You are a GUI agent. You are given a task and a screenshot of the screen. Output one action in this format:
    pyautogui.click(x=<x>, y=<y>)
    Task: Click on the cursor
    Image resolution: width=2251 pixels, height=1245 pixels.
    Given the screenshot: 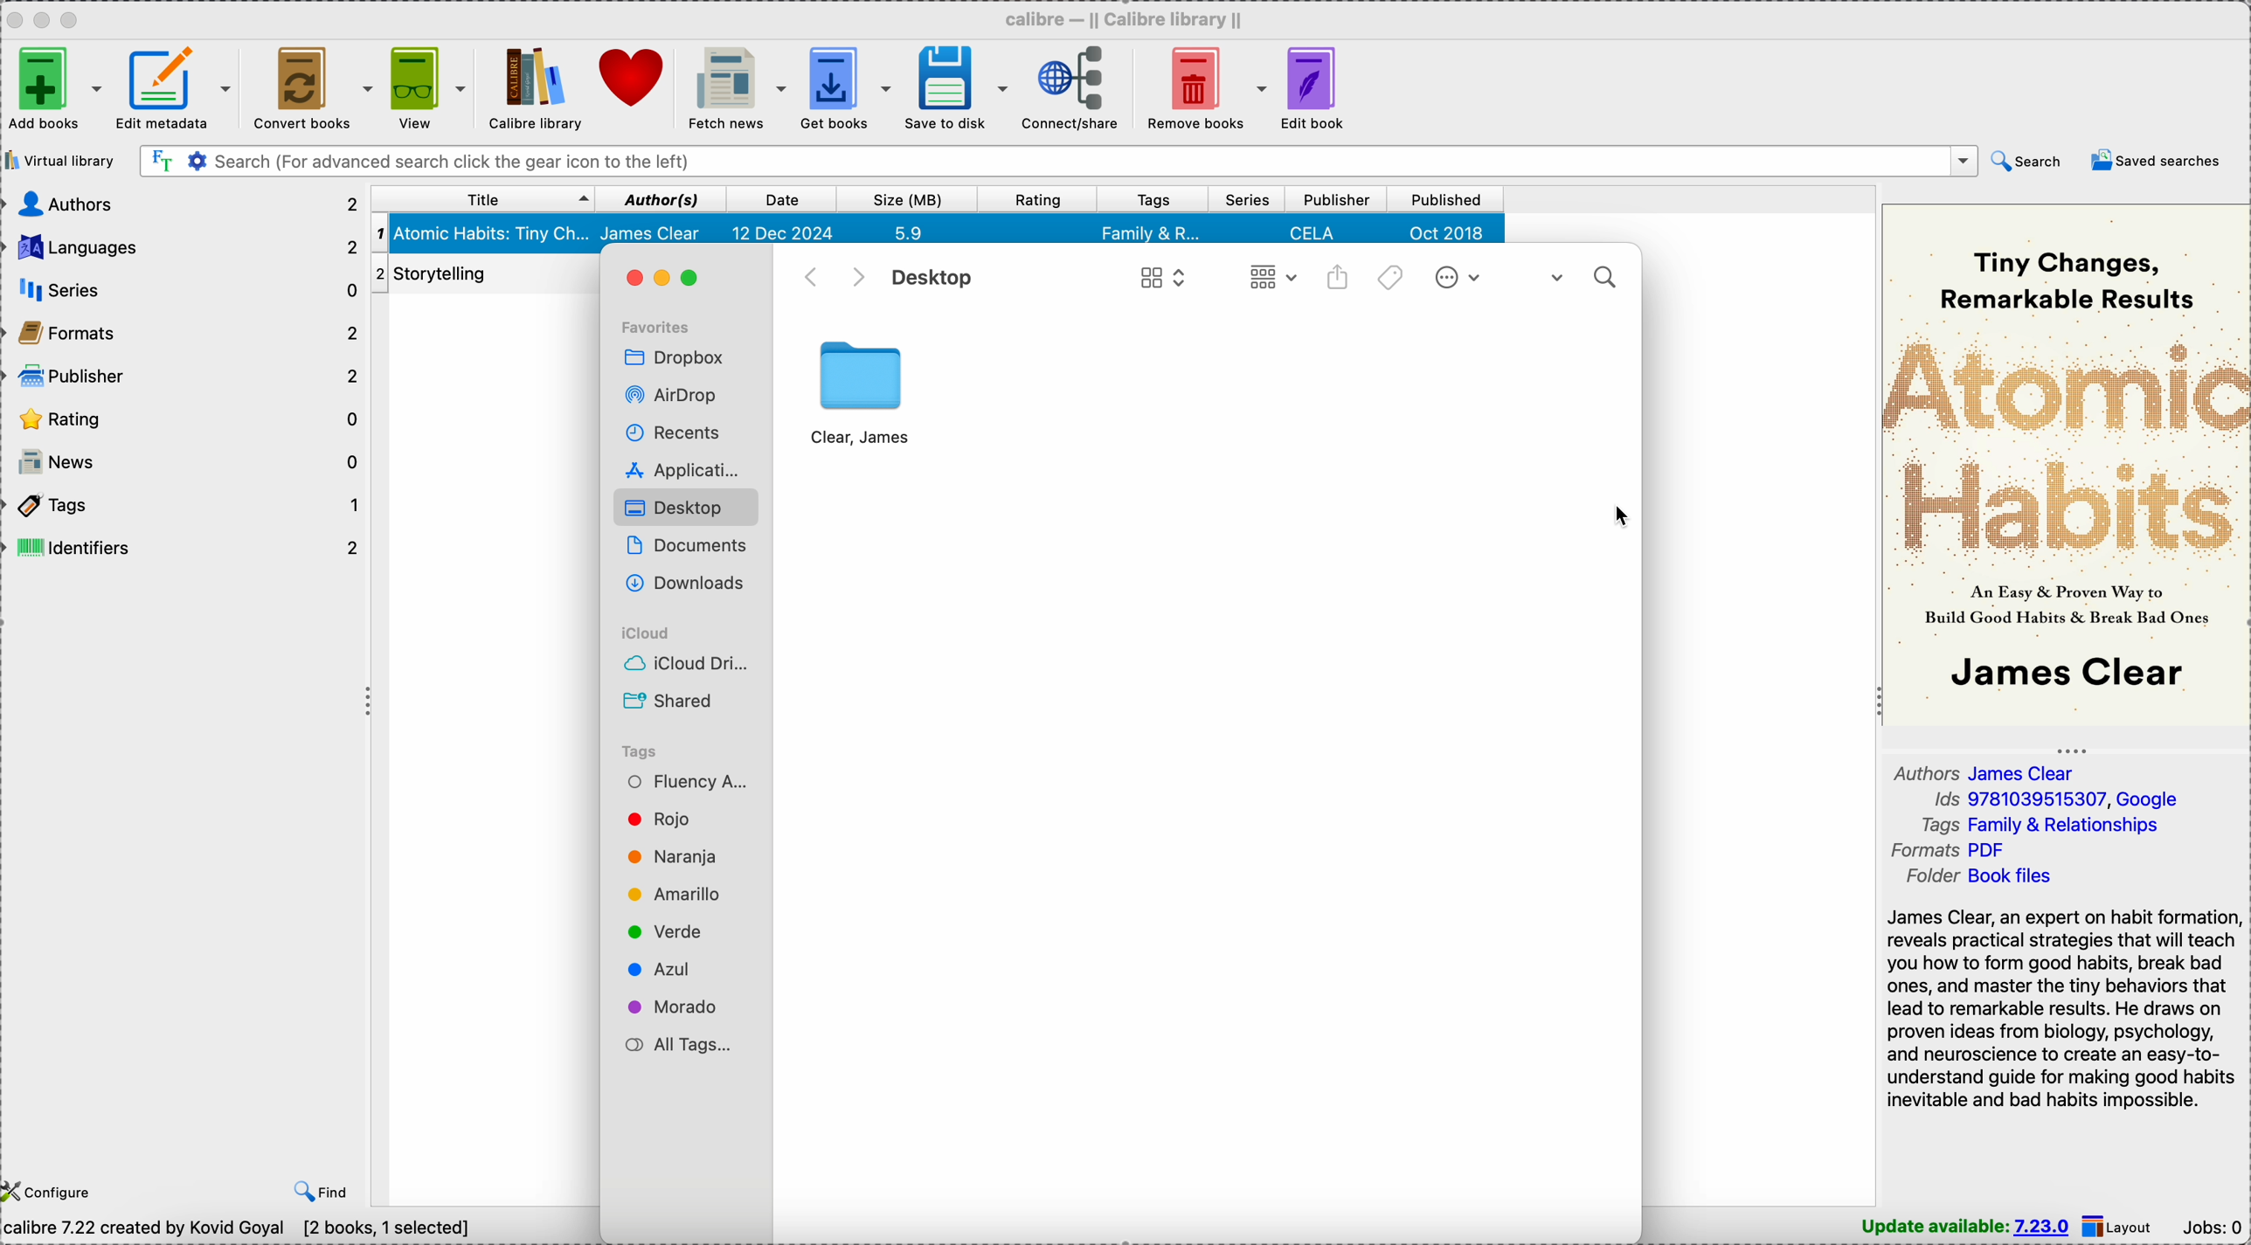 What is the action you would take?
    pyautogui.click(x=1620, y=517)
    